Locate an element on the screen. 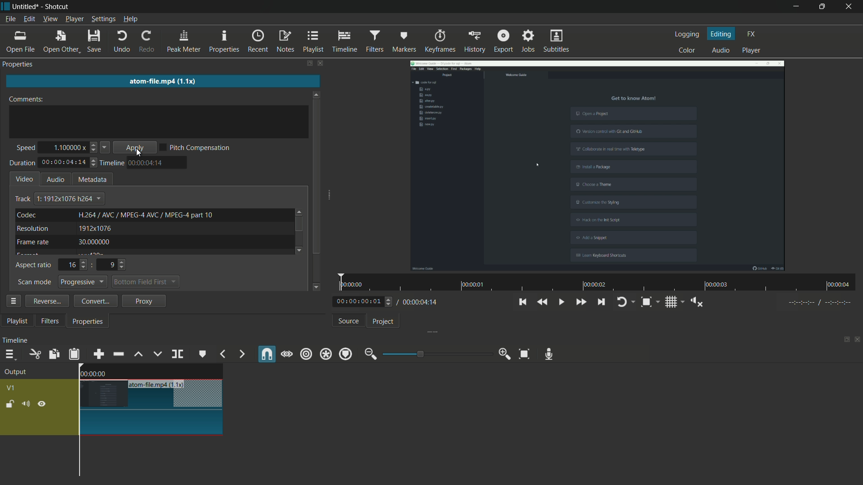  timeline is located at coordinates (345, 41).